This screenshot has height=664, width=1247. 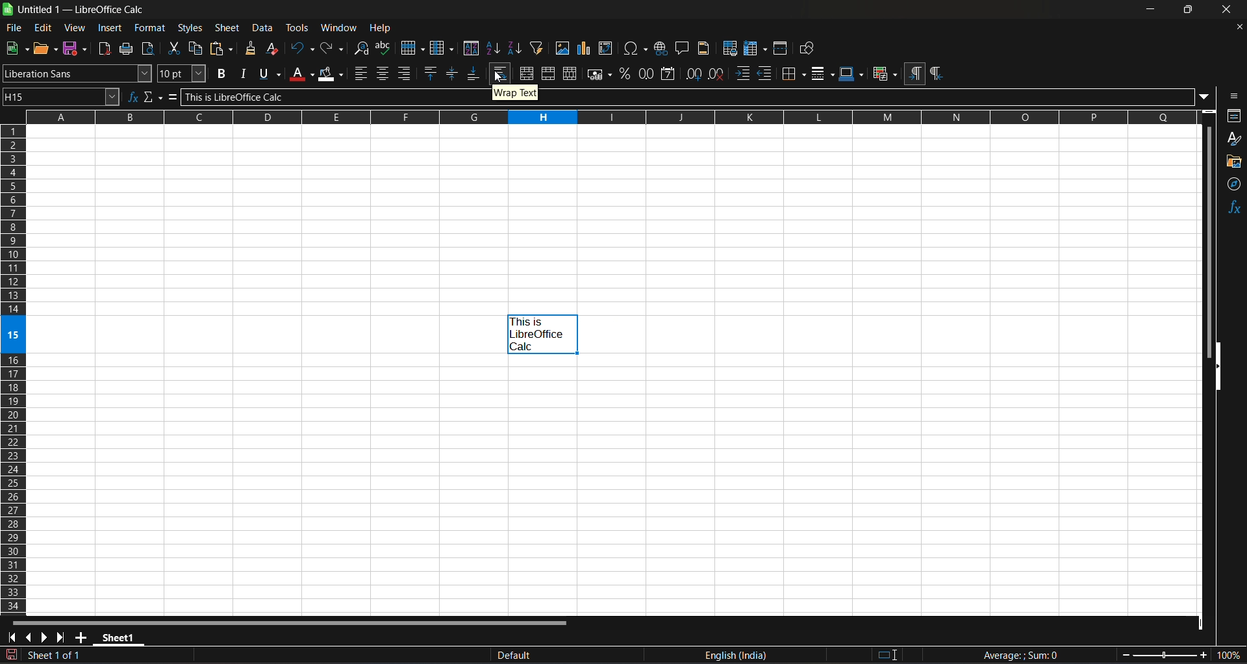 What do you see at coordinates (1209, 245) in the screenshot?
I see `vertical scroll bar` at bounding box center [1209, 245].